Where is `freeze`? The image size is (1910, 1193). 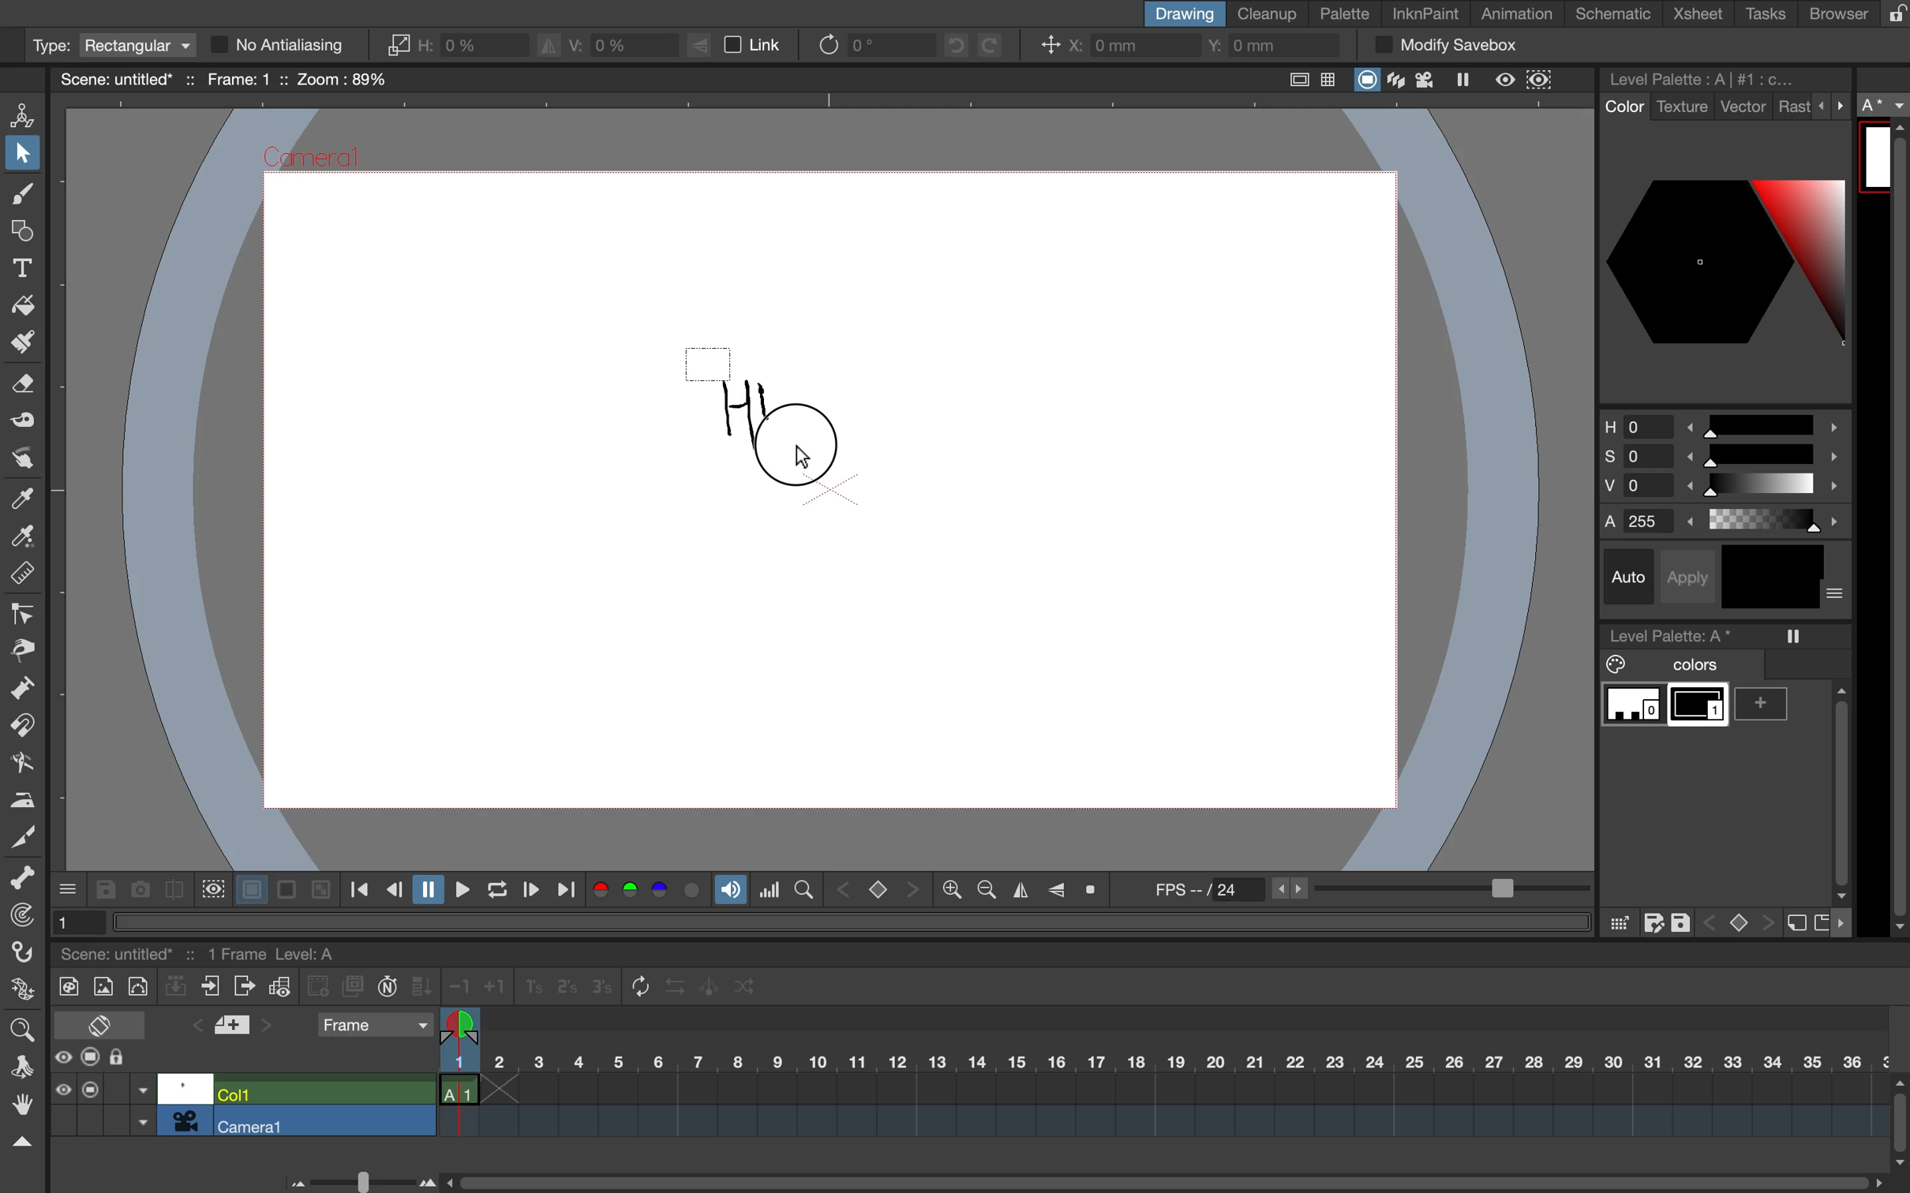
freeze is located at coordinates (1795, 636).